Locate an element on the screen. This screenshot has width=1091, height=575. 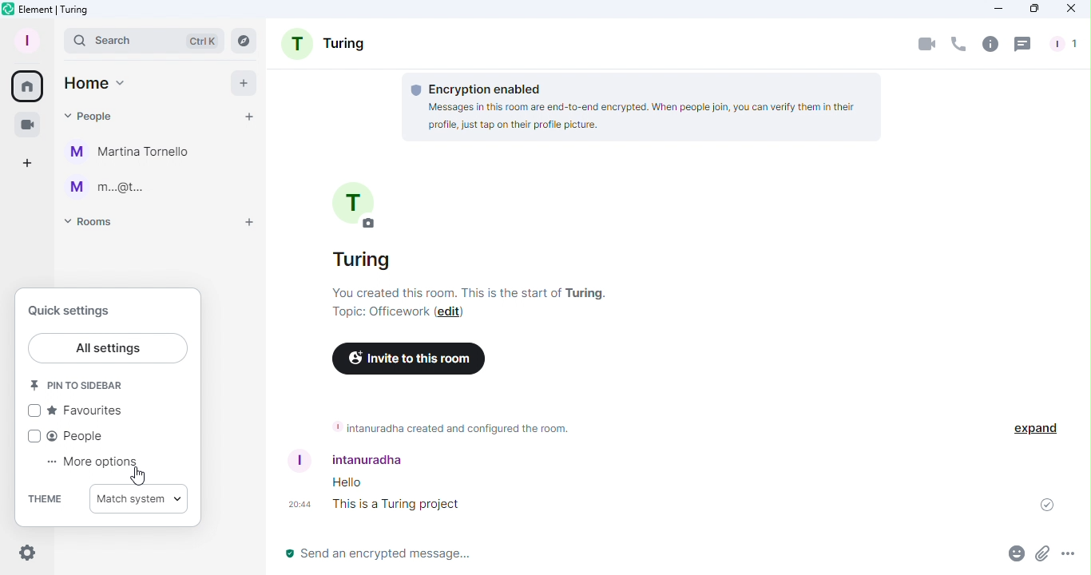
Conferences is located at coordinates (26, 121).